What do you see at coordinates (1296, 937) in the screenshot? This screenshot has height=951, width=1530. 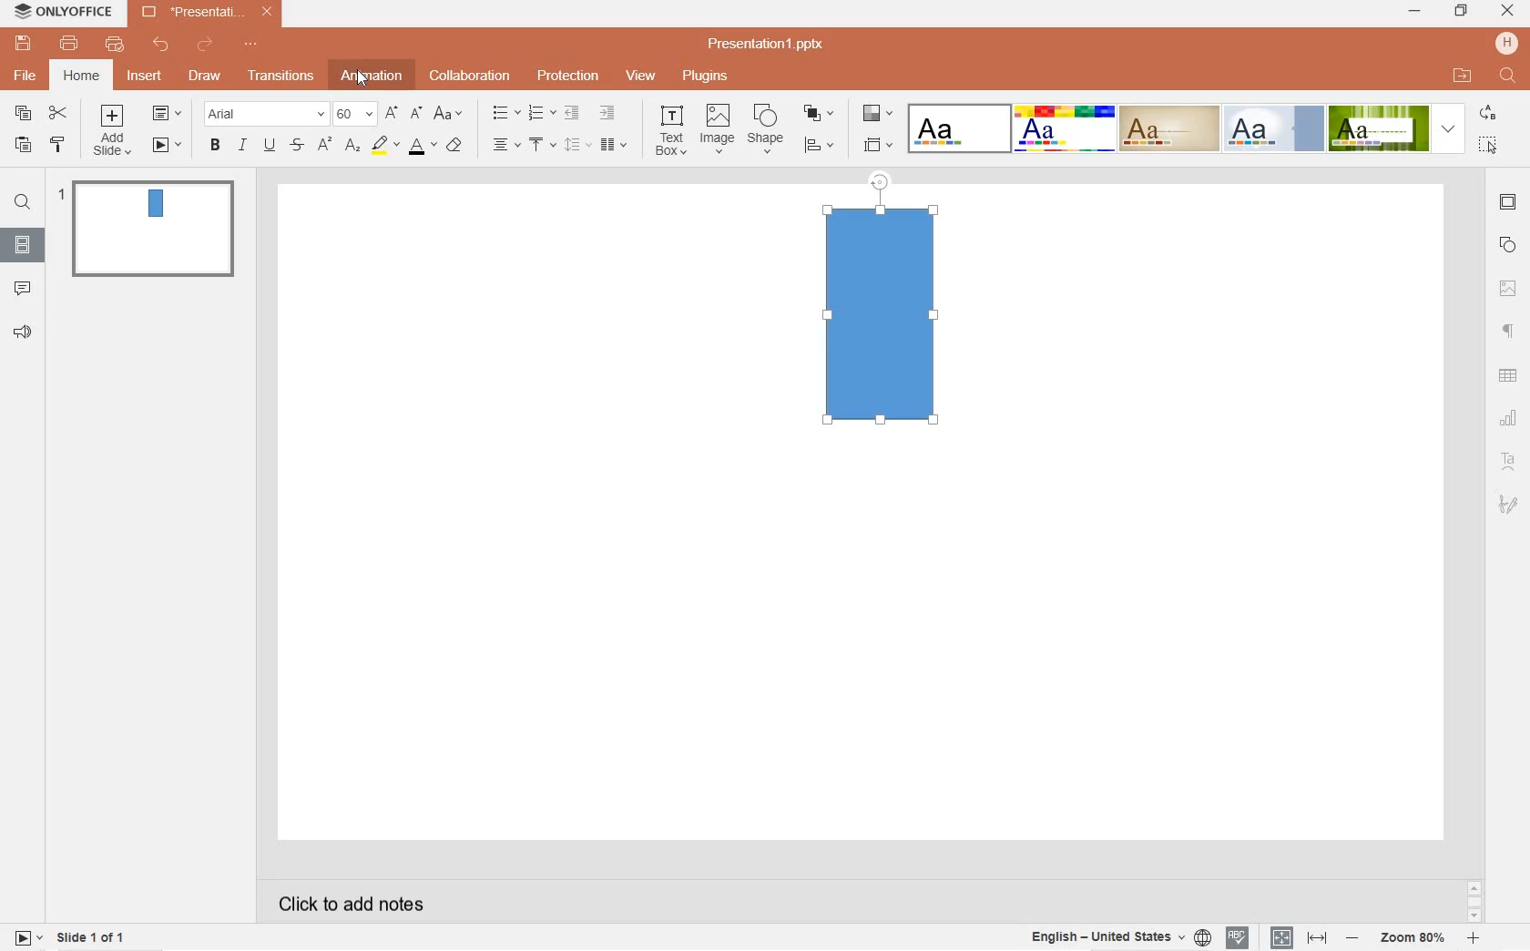 I see `set text or document language` at bounding box center [1296, 937].